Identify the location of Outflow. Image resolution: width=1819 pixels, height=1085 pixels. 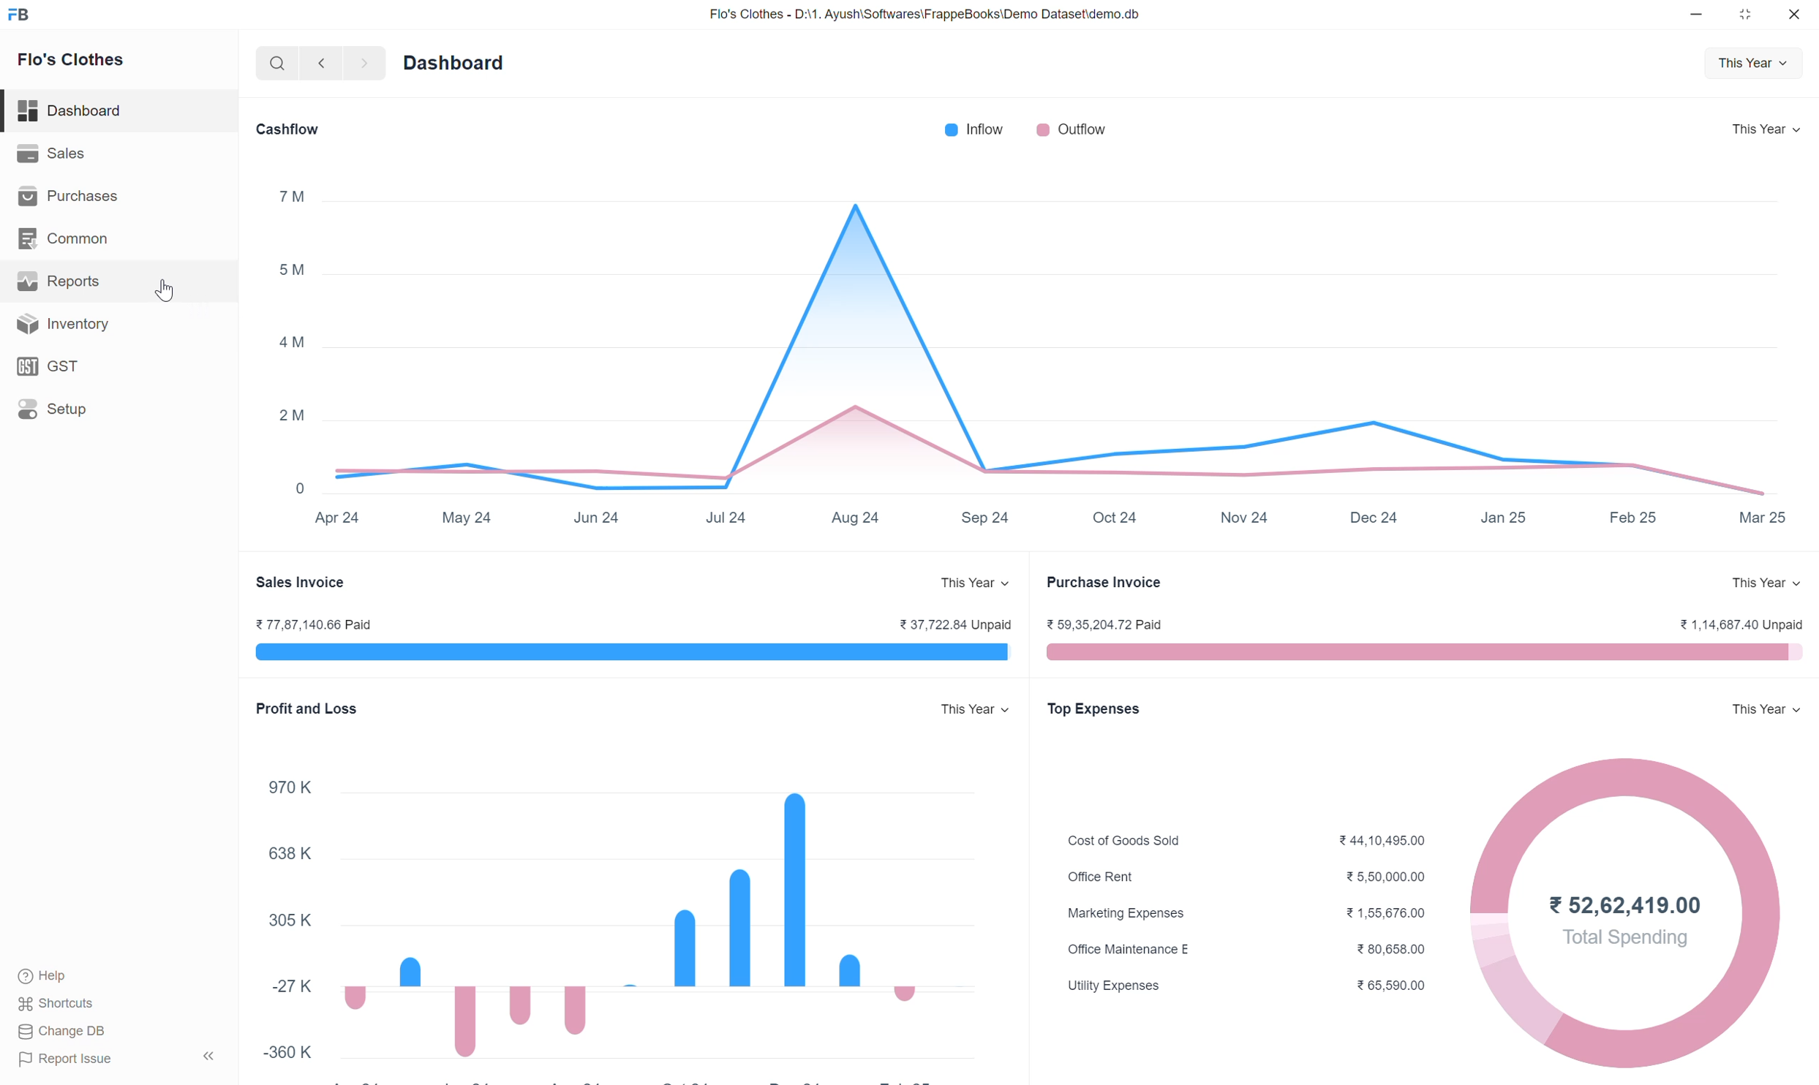
(1085, 129).